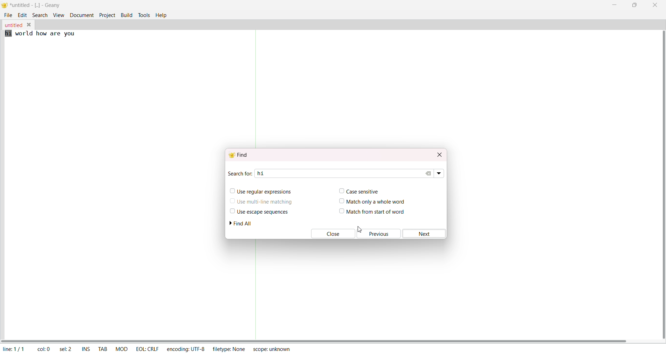 Image resolution: width=666 pixels, height=353 pixels. I want to click on mod, so click(120, 348).